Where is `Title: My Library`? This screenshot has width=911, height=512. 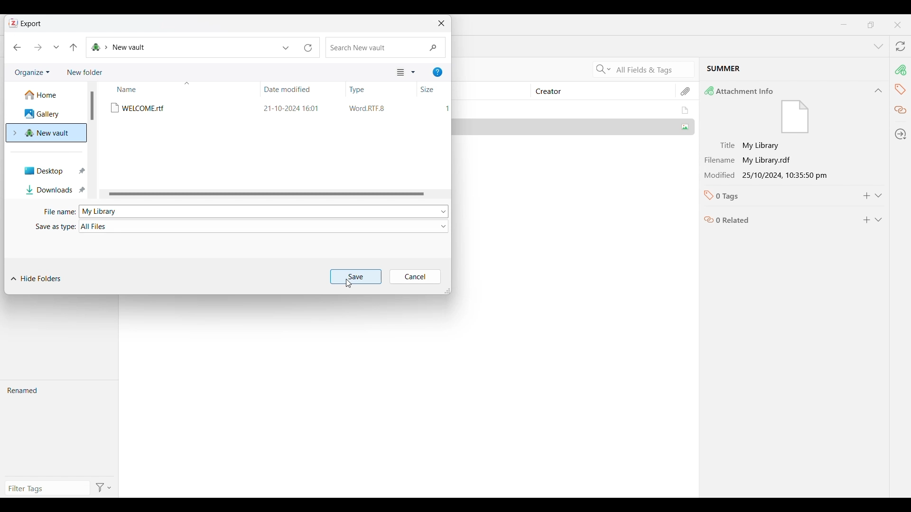
Title: My Library is located at coordinates (777, 146).